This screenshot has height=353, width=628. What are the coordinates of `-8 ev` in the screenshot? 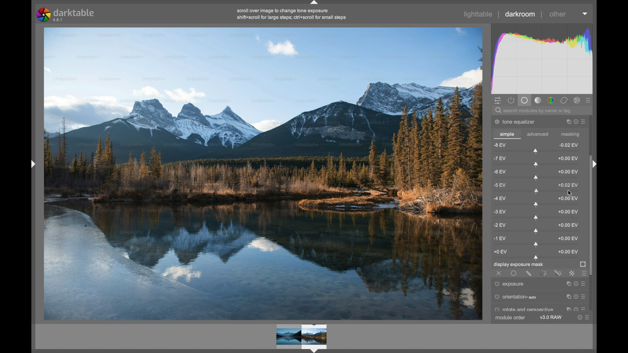 It's located at (500, 145).